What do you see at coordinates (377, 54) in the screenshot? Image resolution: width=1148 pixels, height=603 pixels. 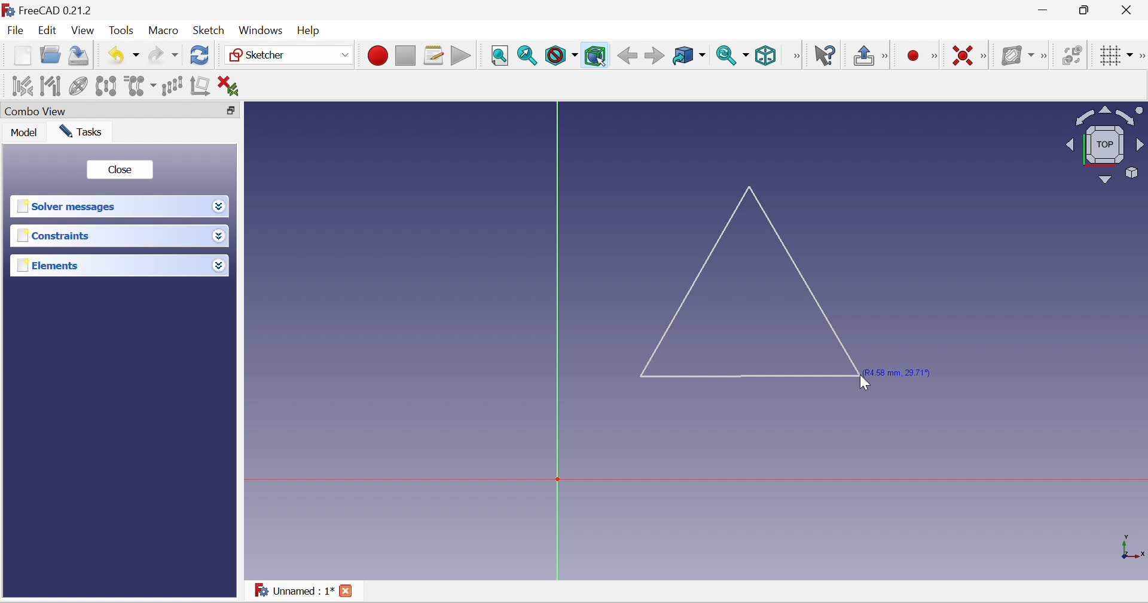 I see `Macro recording` at bounding box center [377, 54].